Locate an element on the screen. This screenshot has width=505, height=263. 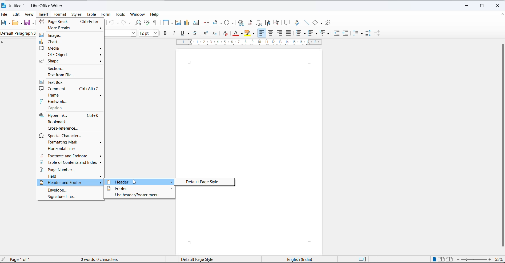
cross-reference is located at coordinates (70, 128).